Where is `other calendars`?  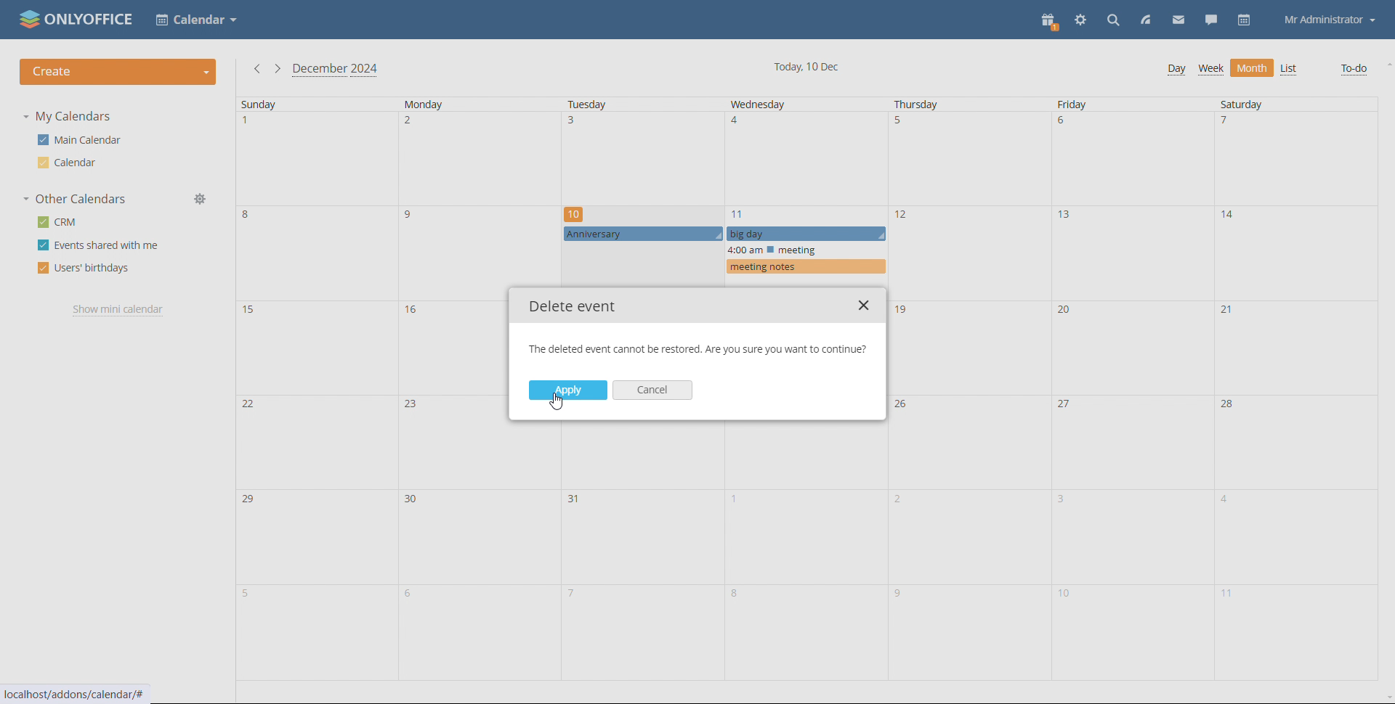
other calendars is located at coordinates (75, 198).